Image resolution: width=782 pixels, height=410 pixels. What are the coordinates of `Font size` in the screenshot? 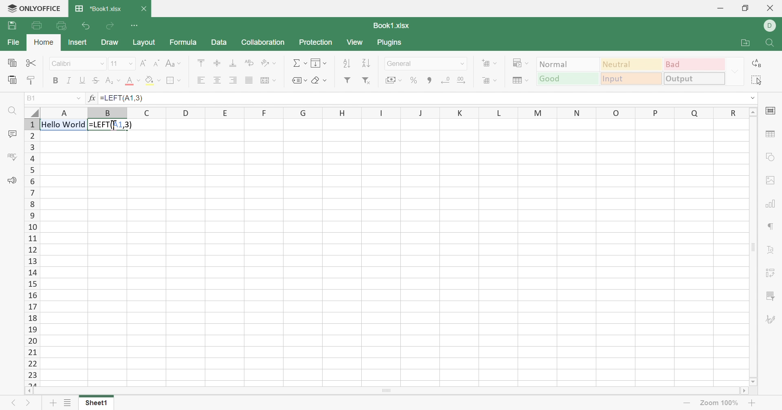 It's located at (121, 64).